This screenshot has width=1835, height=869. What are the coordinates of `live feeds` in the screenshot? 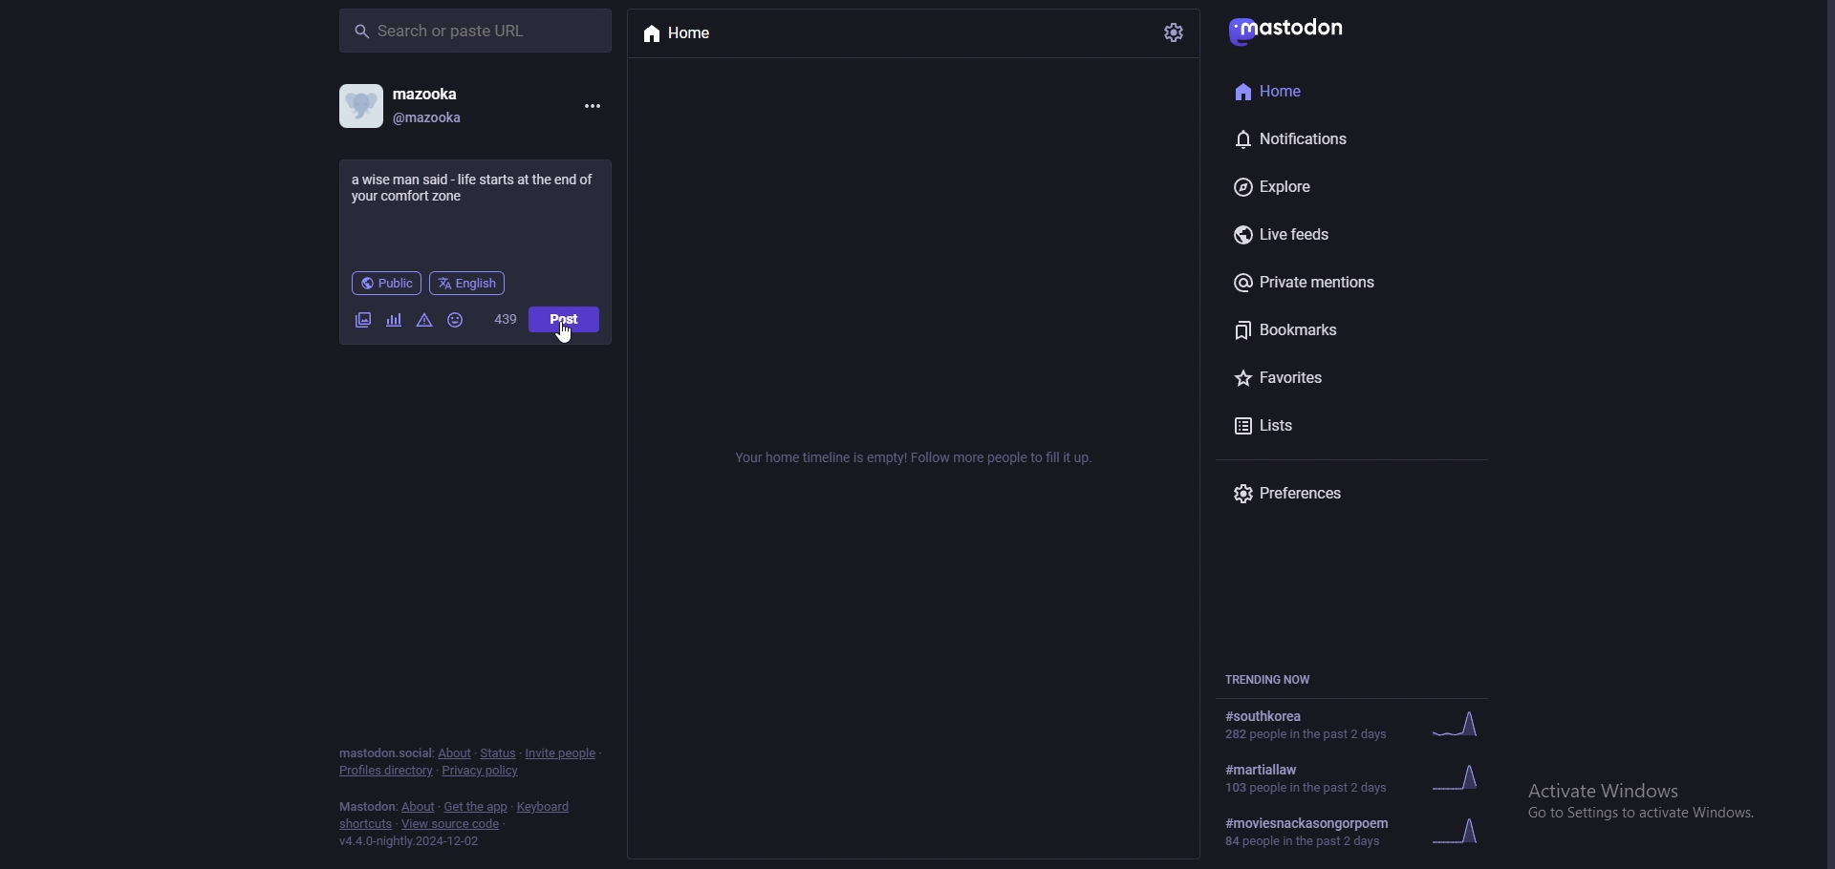 It's located at (1340, 234).